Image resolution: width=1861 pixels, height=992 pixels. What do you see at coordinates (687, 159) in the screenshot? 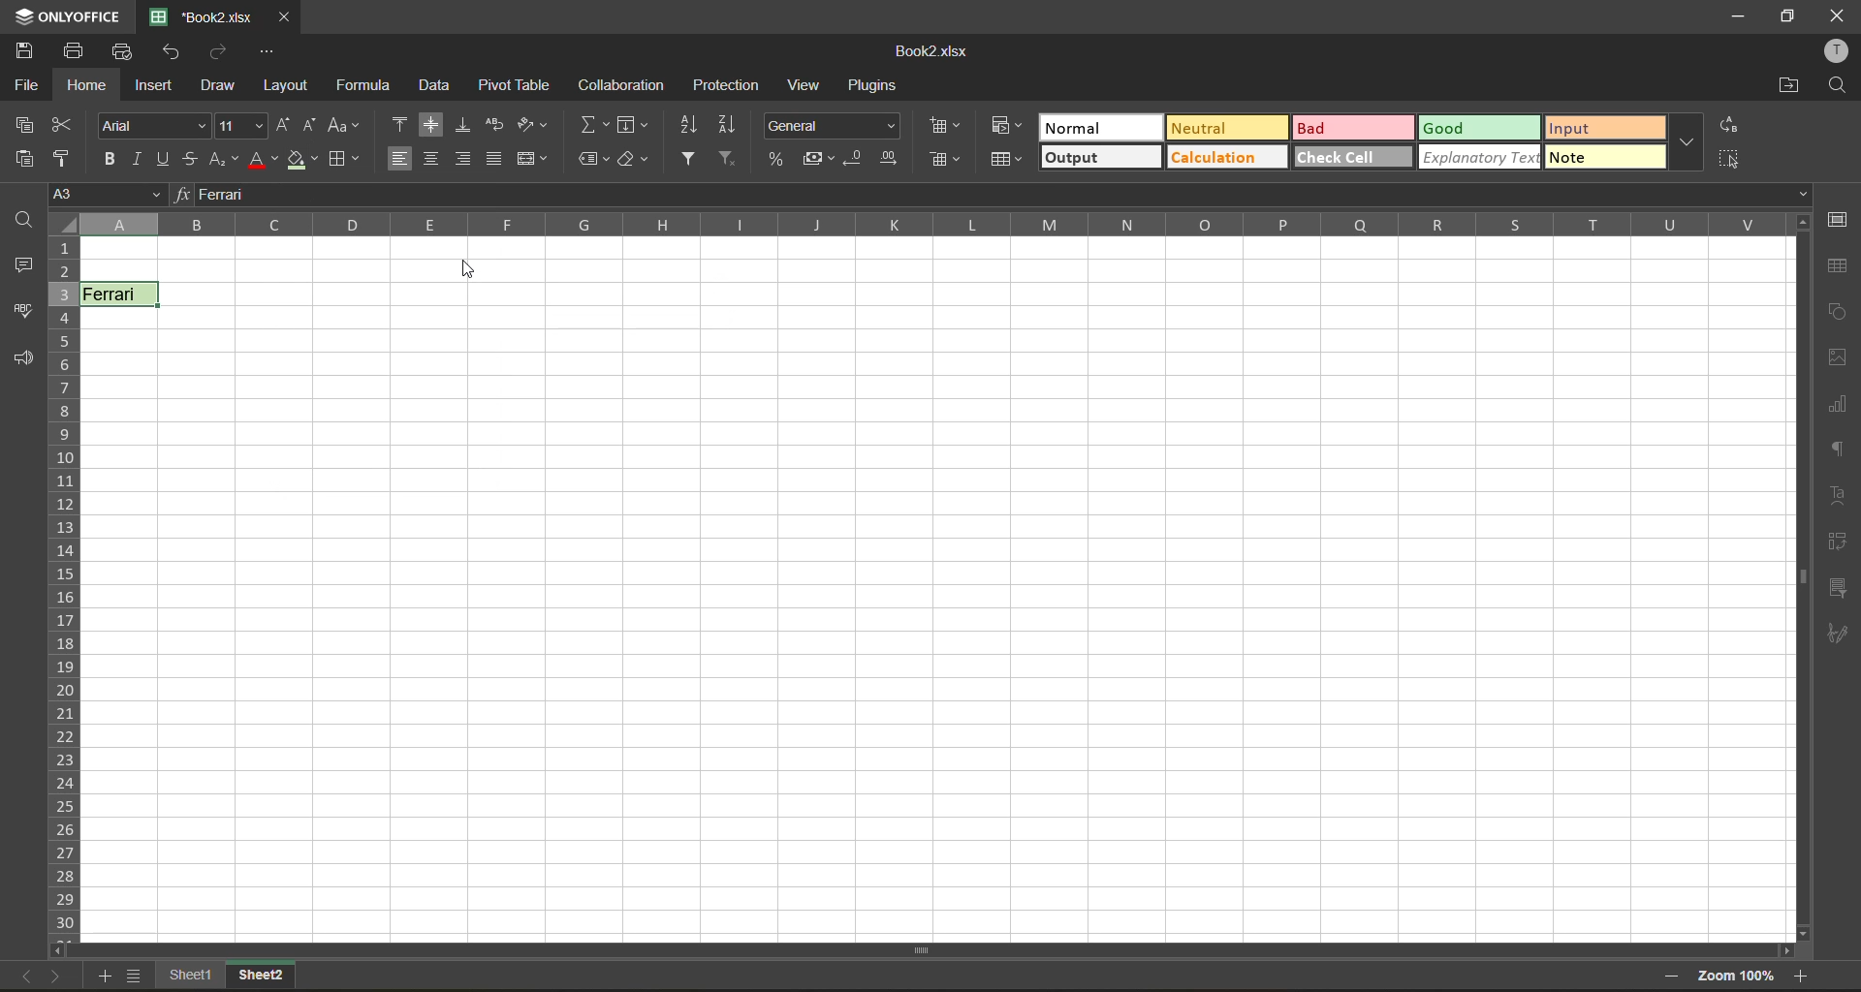
I see `filter` at bounding box center [687, 159].